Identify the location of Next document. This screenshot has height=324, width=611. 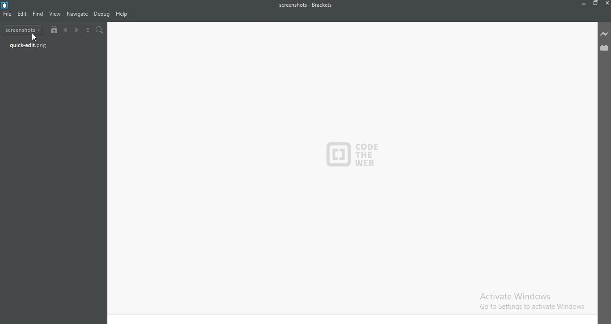
(76, 30).